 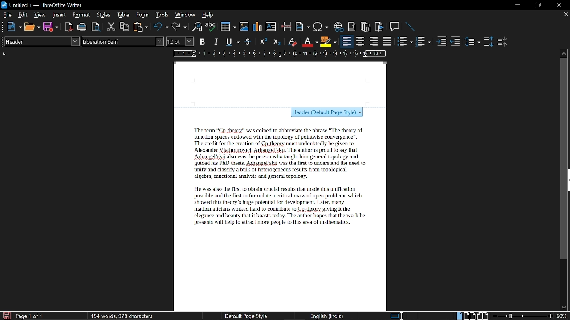 I want to click on vertical scrollbar, so click(x=562, y=159).